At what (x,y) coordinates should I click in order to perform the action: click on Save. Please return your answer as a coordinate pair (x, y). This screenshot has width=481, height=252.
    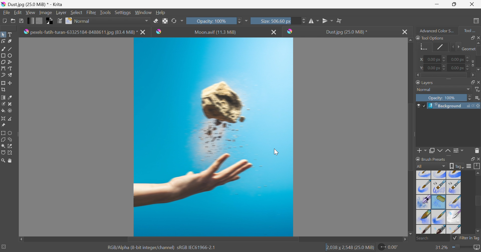
    Looking at the image, I should click on (21, 20).